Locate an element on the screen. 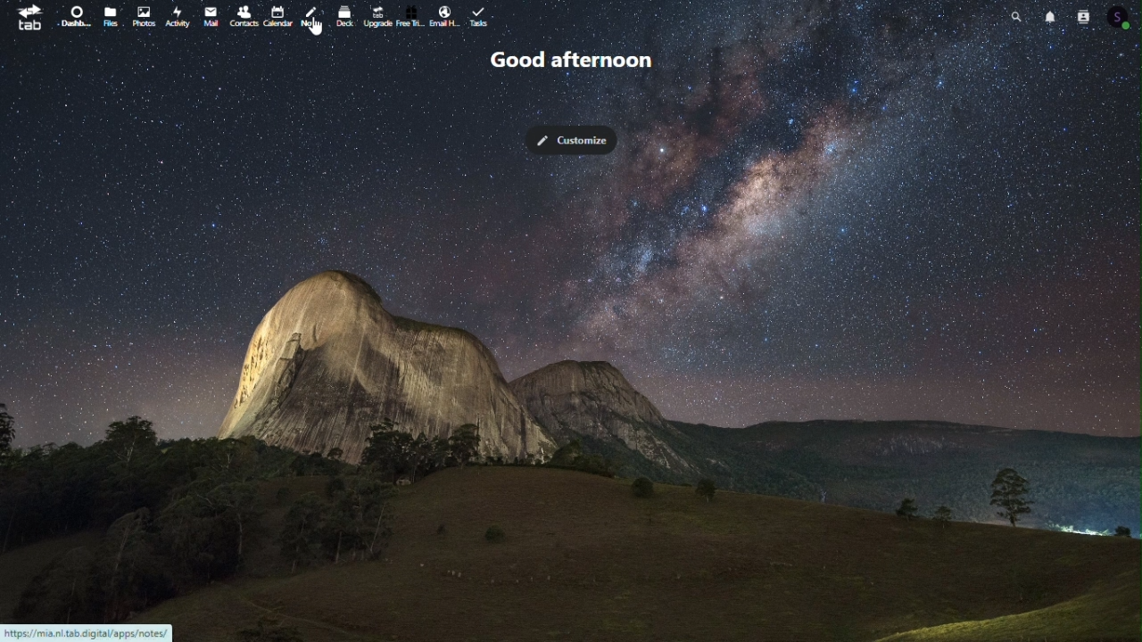  free trial is located at coordinates (410, 20).